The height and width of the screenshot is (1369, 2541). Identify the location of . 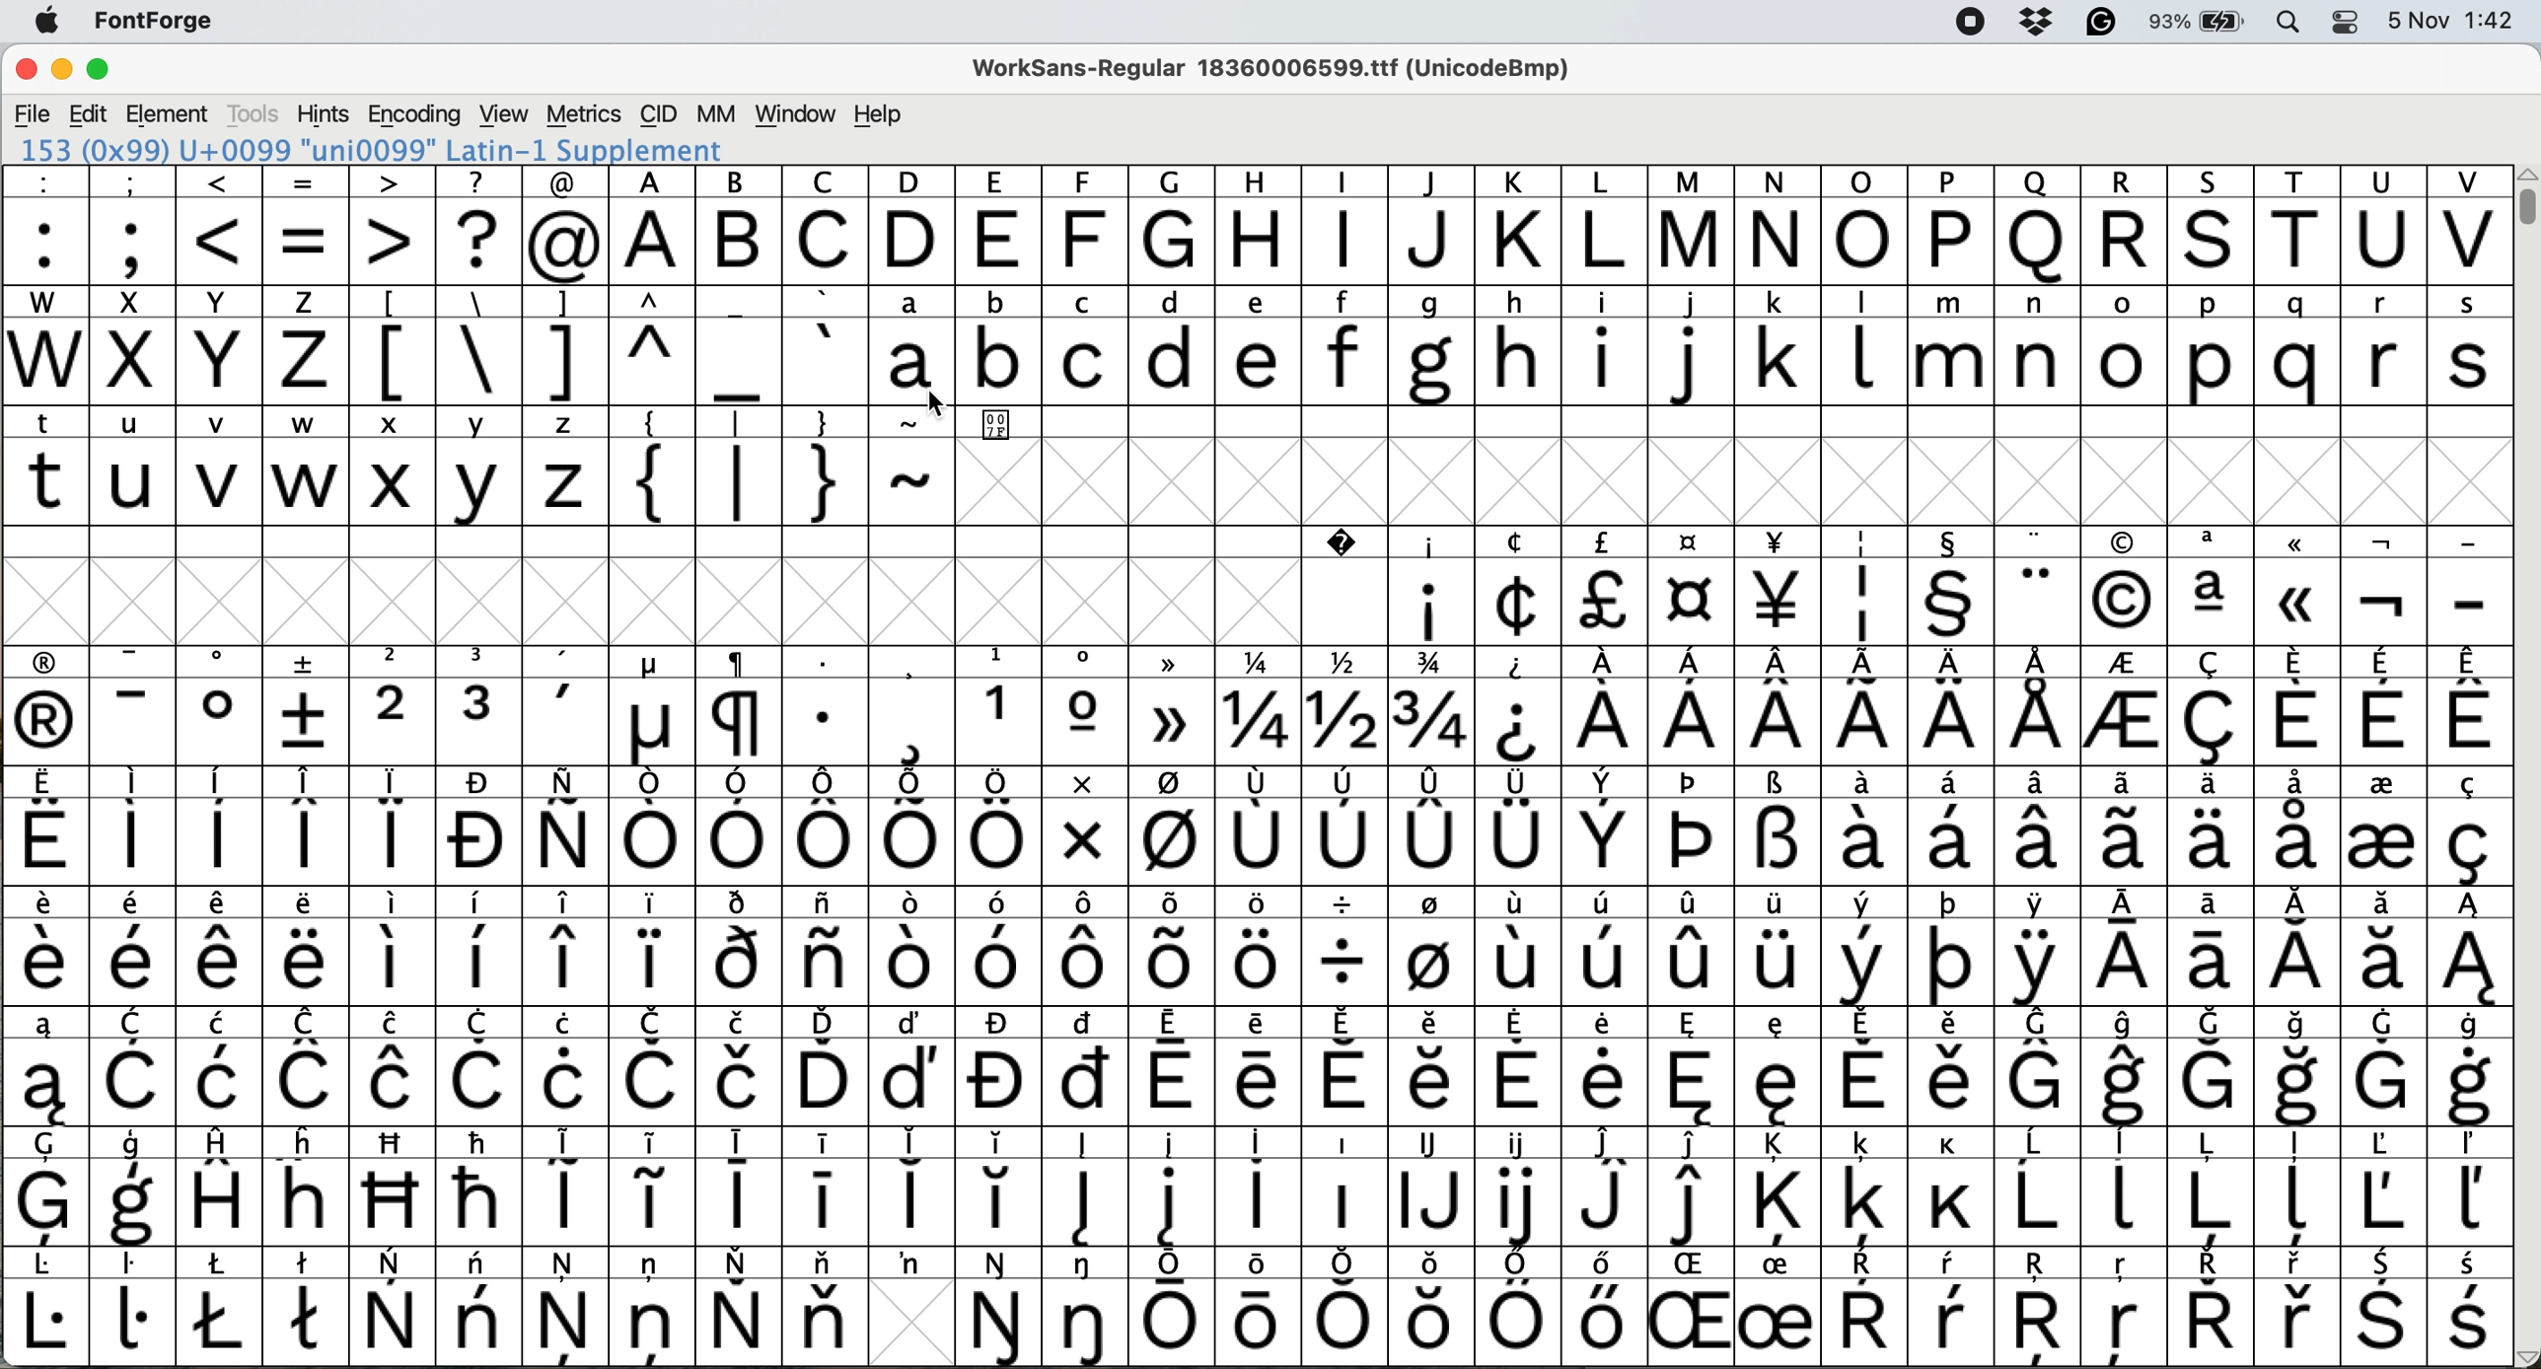
(1696, 1306).